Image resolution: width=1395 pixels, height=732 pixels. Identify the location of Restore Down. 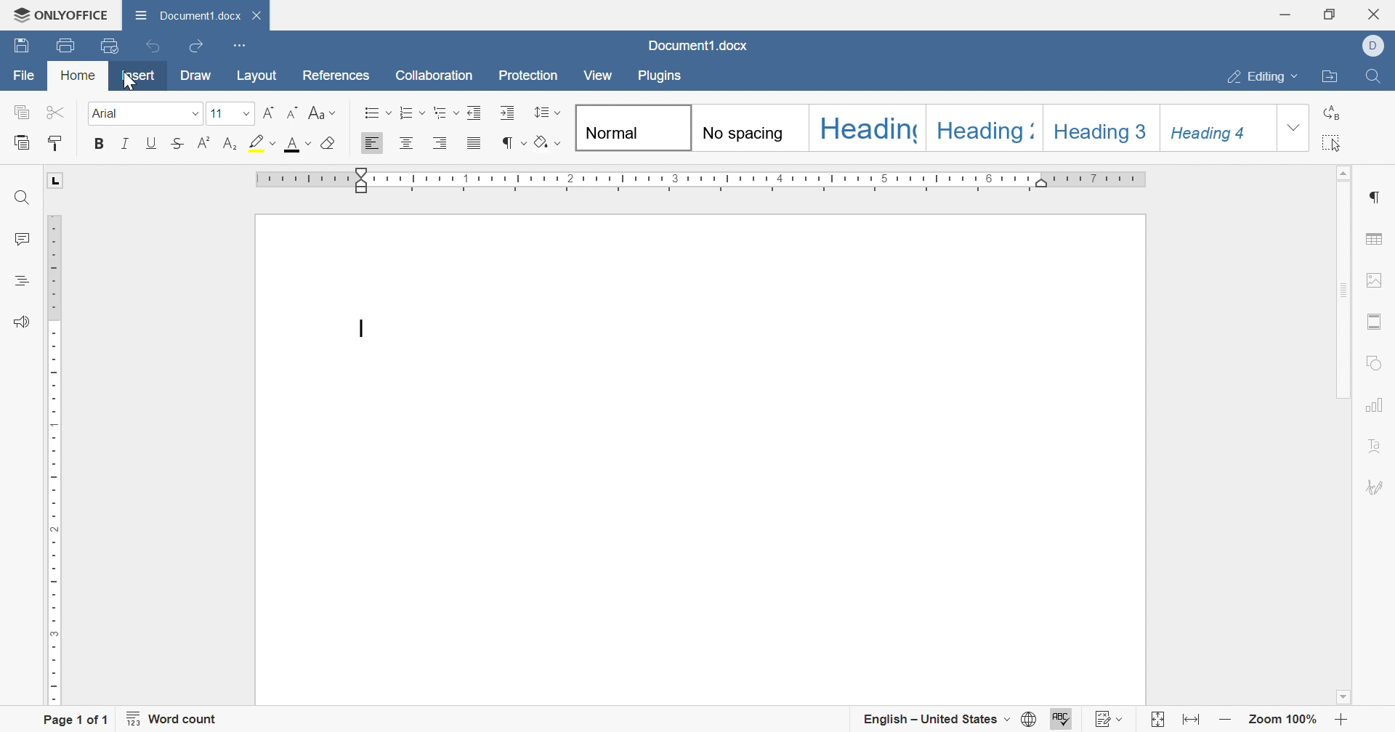
(1331, 14).